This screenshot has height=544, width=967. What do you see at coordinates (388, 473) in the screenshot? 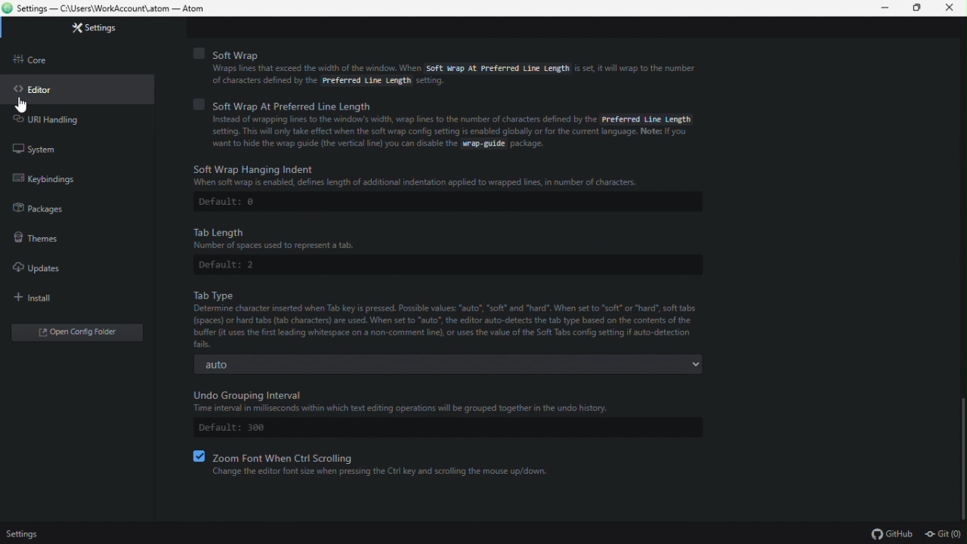
I see `‘Change the editor font size when pressing the Ctrl key and scrolling the mouse up/down.` at bounding box center [388, 473].